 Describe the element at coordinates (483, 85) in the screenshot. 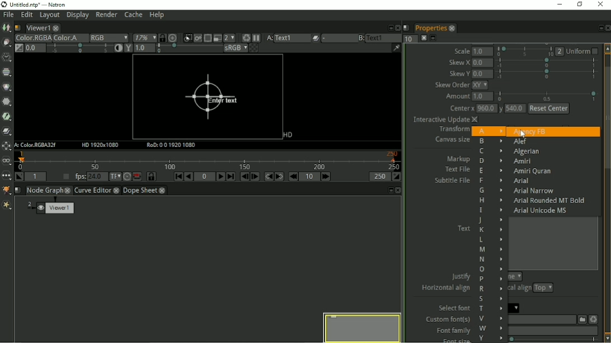

I see `xy` at that location.